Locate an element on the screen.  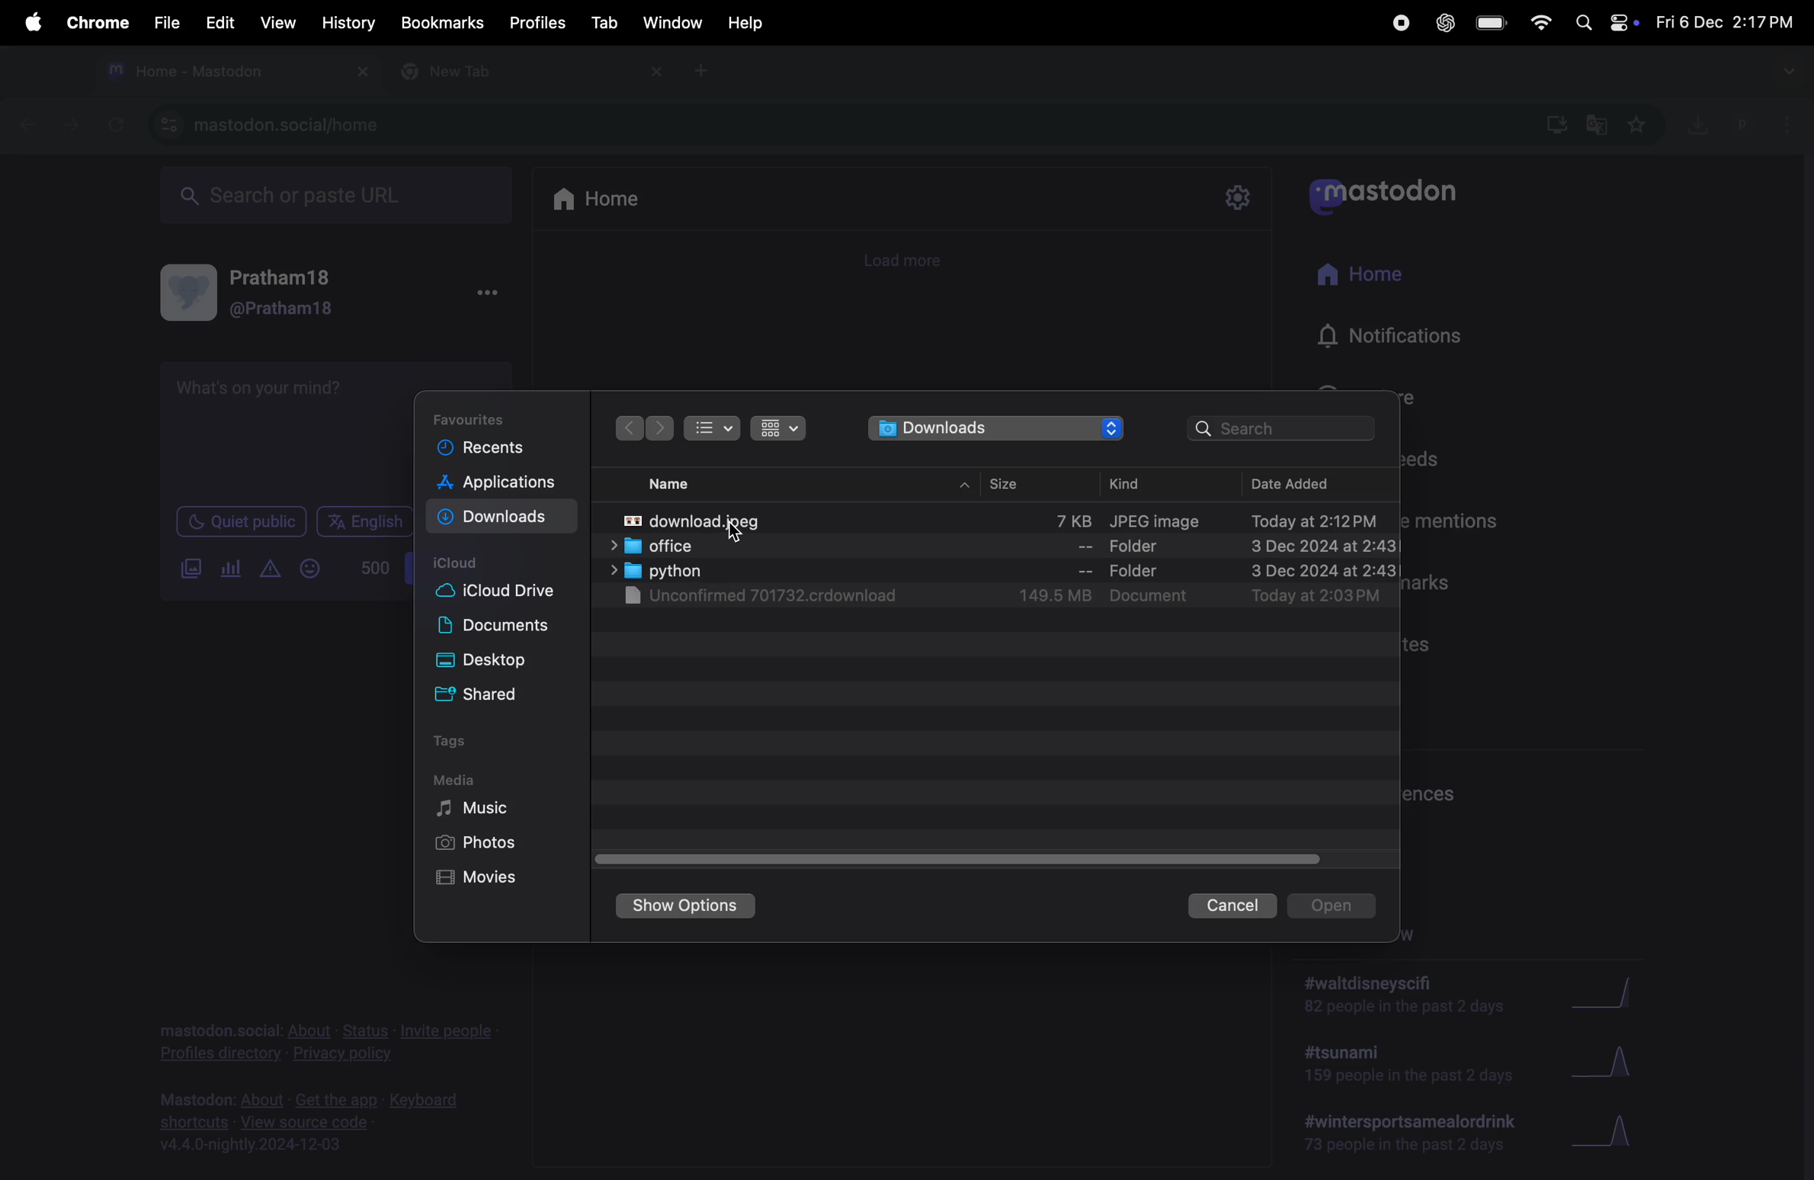
tab is located at coordinates (602, 23).